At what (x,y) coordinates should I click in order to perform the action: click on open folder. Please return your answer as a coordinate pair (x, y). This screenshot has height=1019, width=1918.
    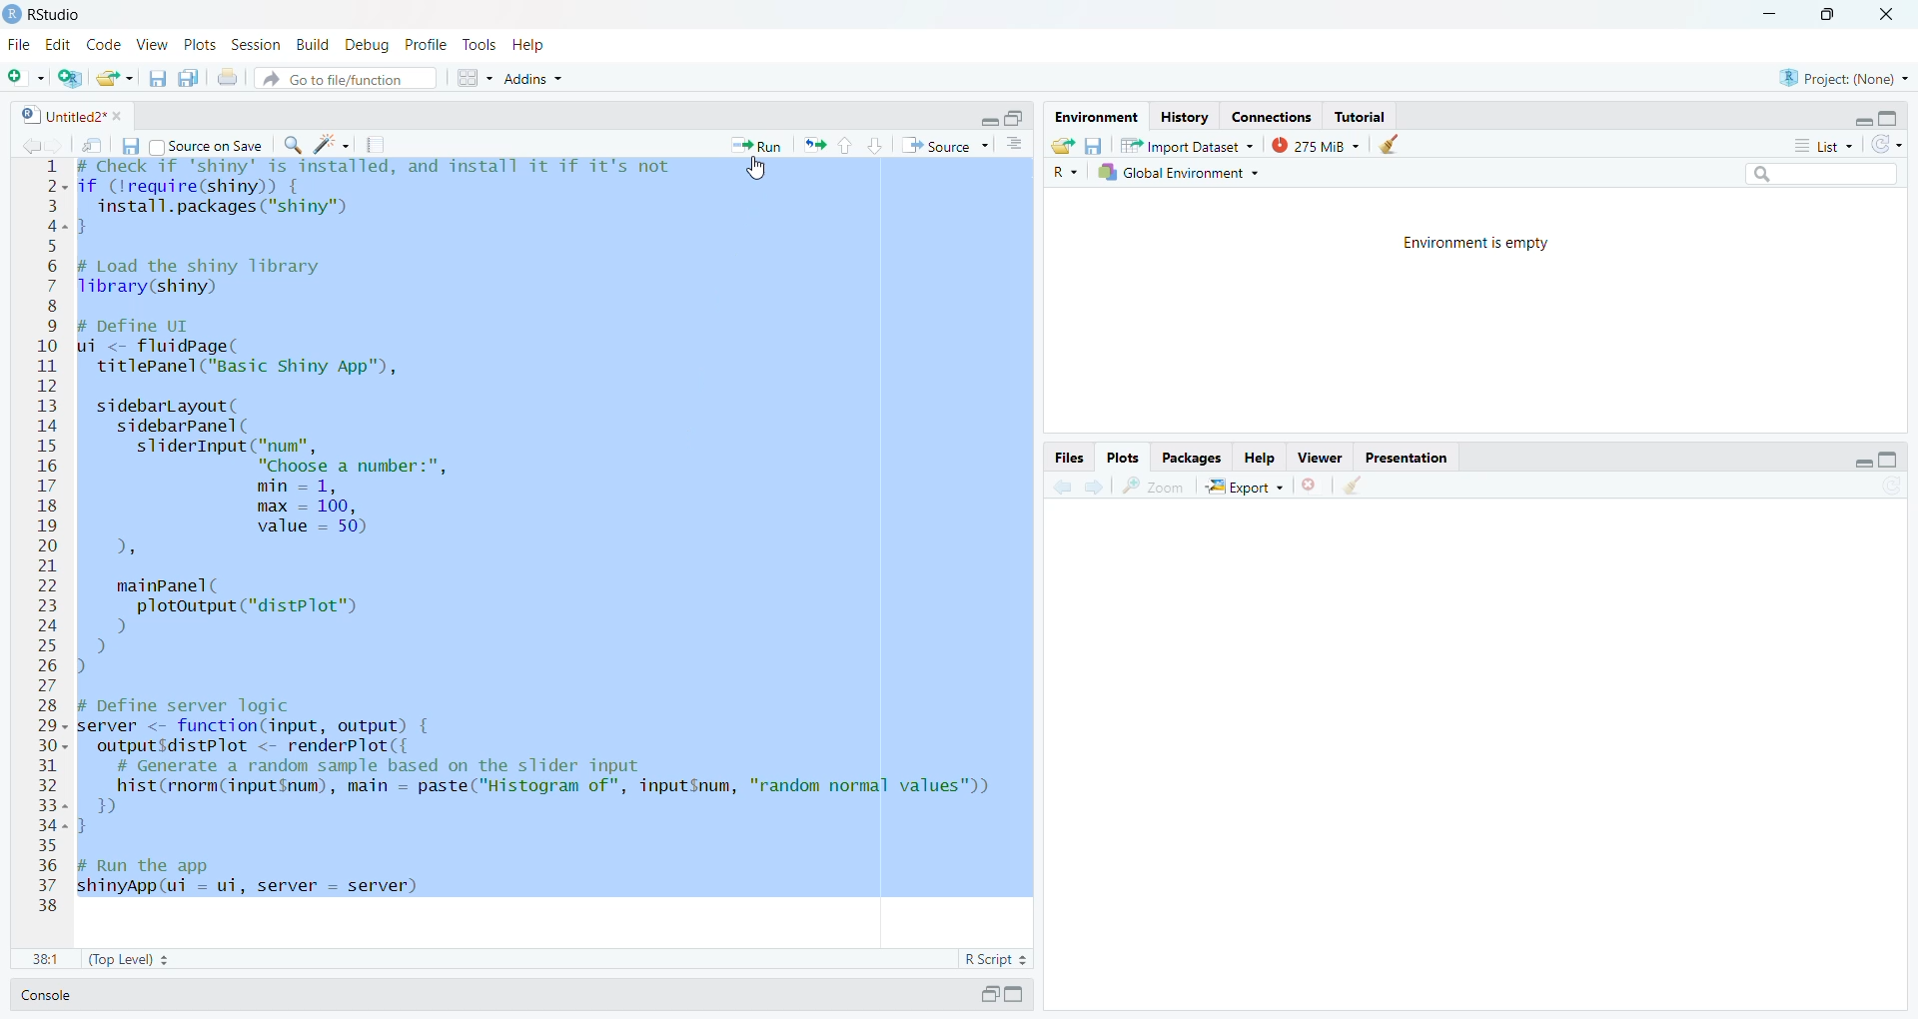
    Looking at the image, I should click on (1062, 145).